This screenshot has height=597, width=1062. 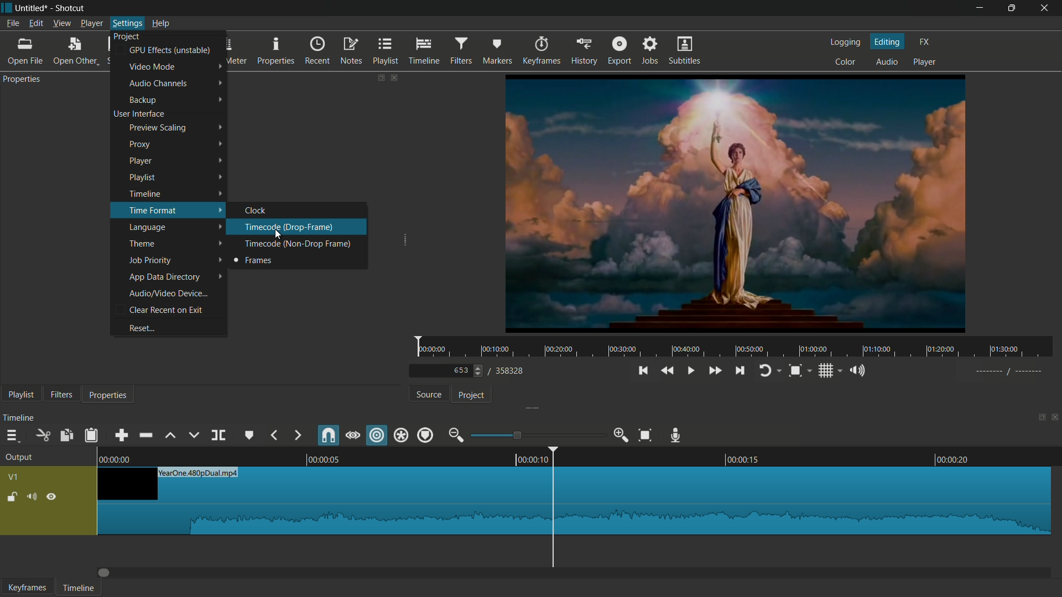 What do you see at coordinates (194, 434) in the screenshot?
I see `overwrite` at bounding box center [194, 434].